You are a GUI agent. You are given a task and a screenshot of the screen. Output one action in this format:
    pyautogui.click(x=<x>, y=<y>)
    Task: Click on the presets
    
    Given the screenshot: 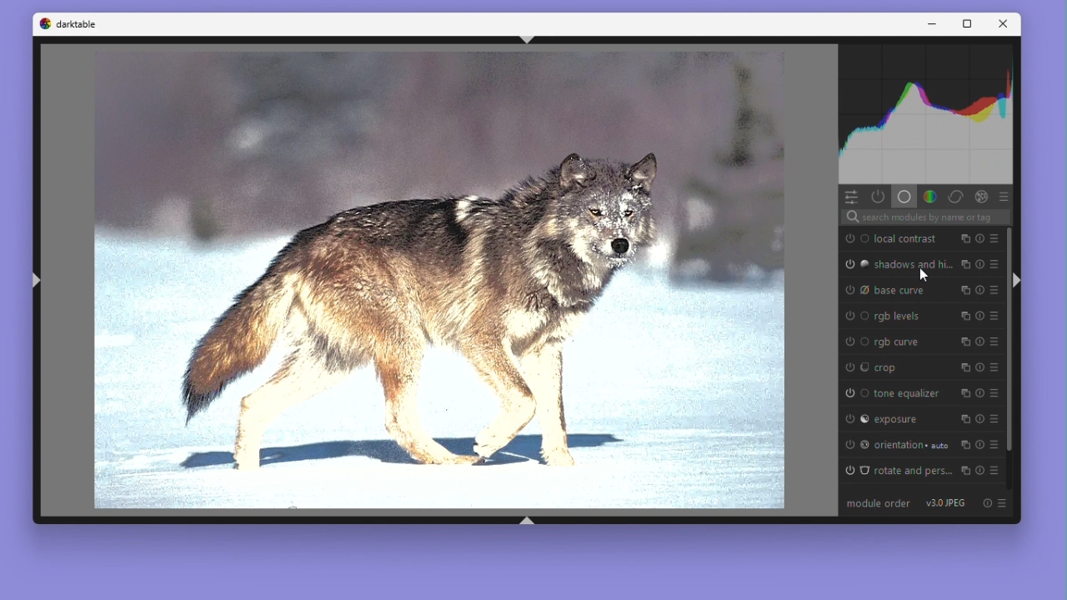 What is the action you would take?
    pyautogui.click(x=994, y=317)
    